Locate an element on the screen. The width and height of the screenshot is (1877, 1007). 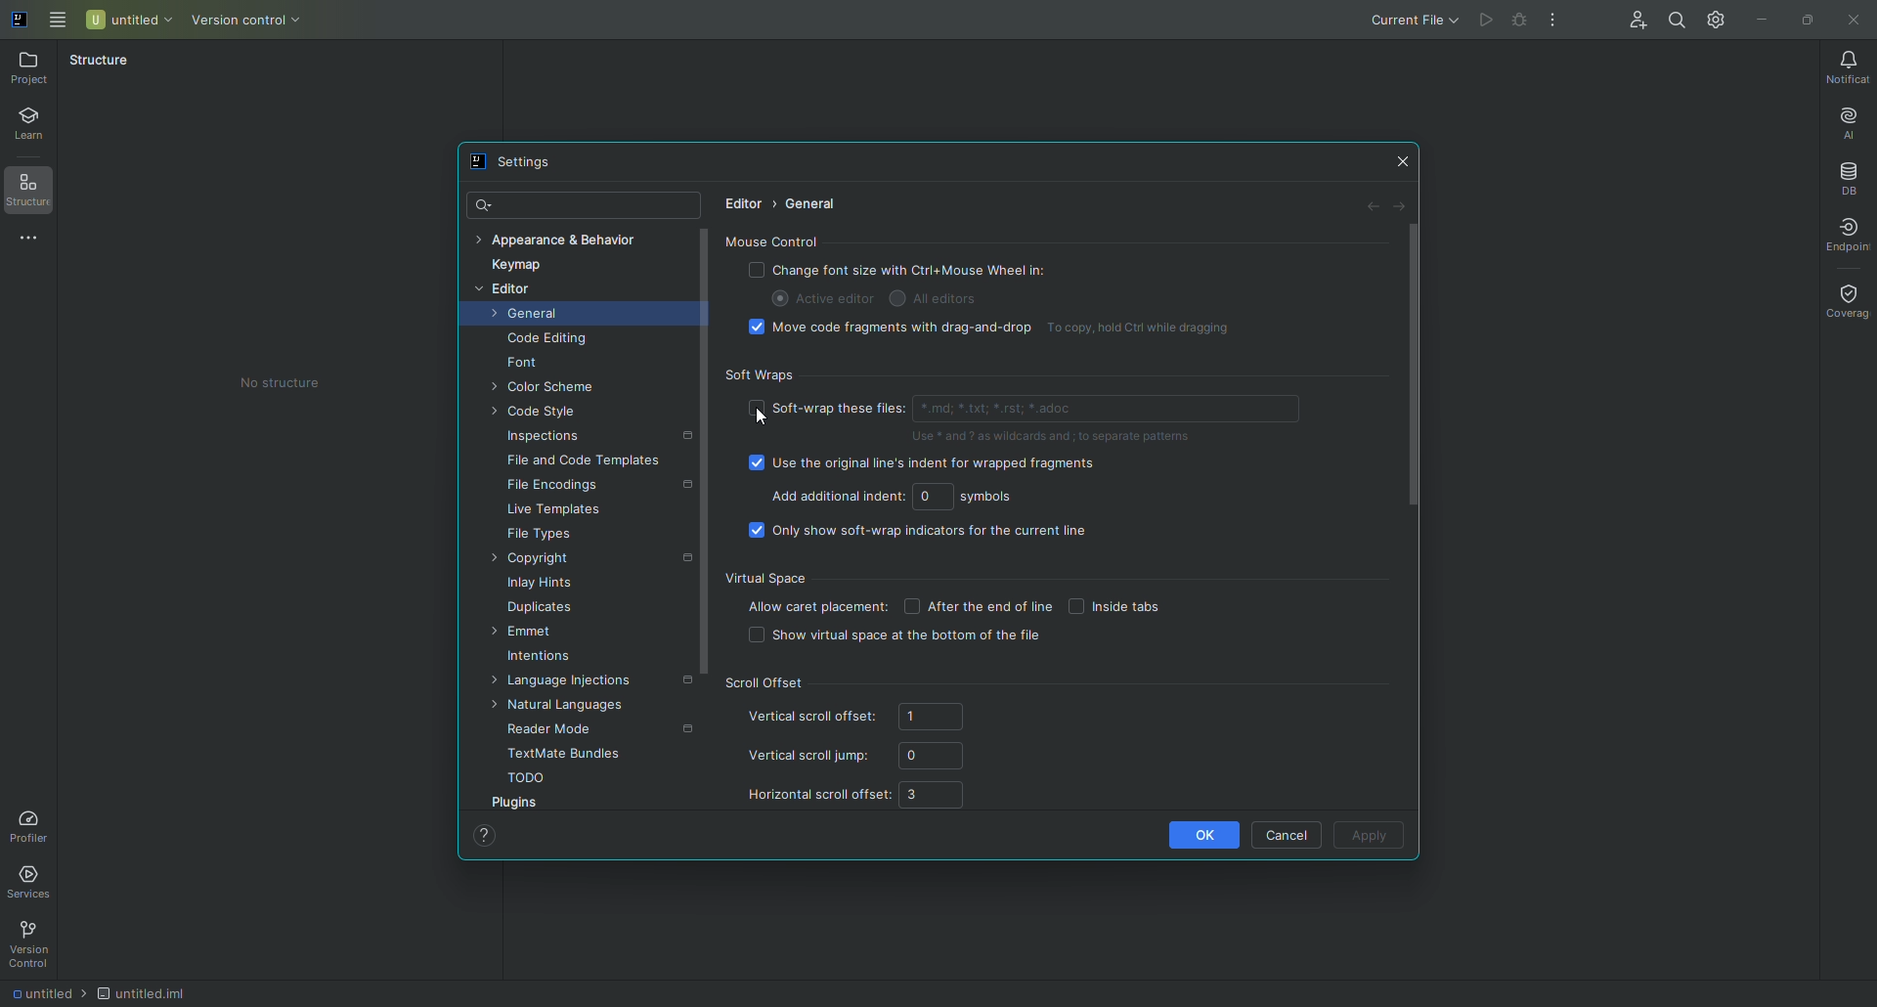
Code Editing is located at coordinates (548, 340).